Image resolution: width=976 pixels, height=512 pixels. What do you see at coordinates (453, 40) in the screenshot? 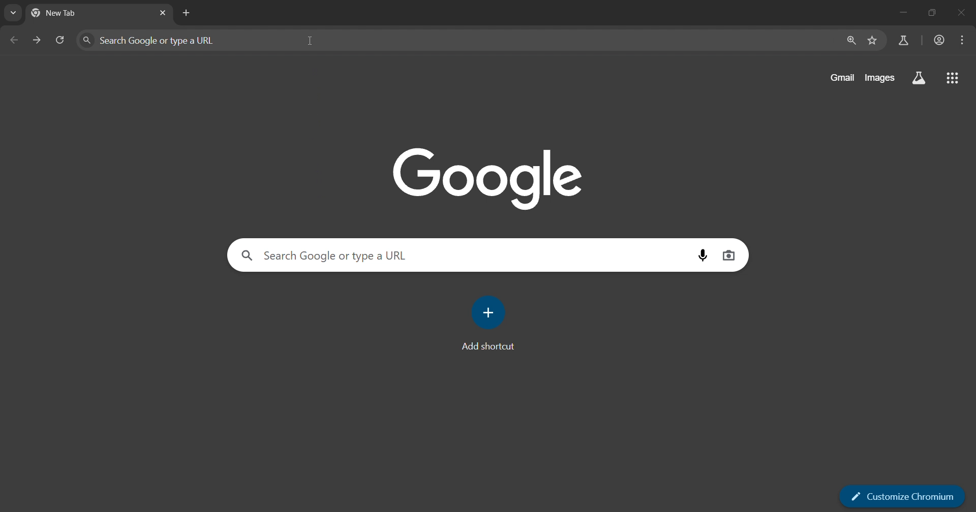
I see `search Google or type a URL` at bounding box center [453, 40].